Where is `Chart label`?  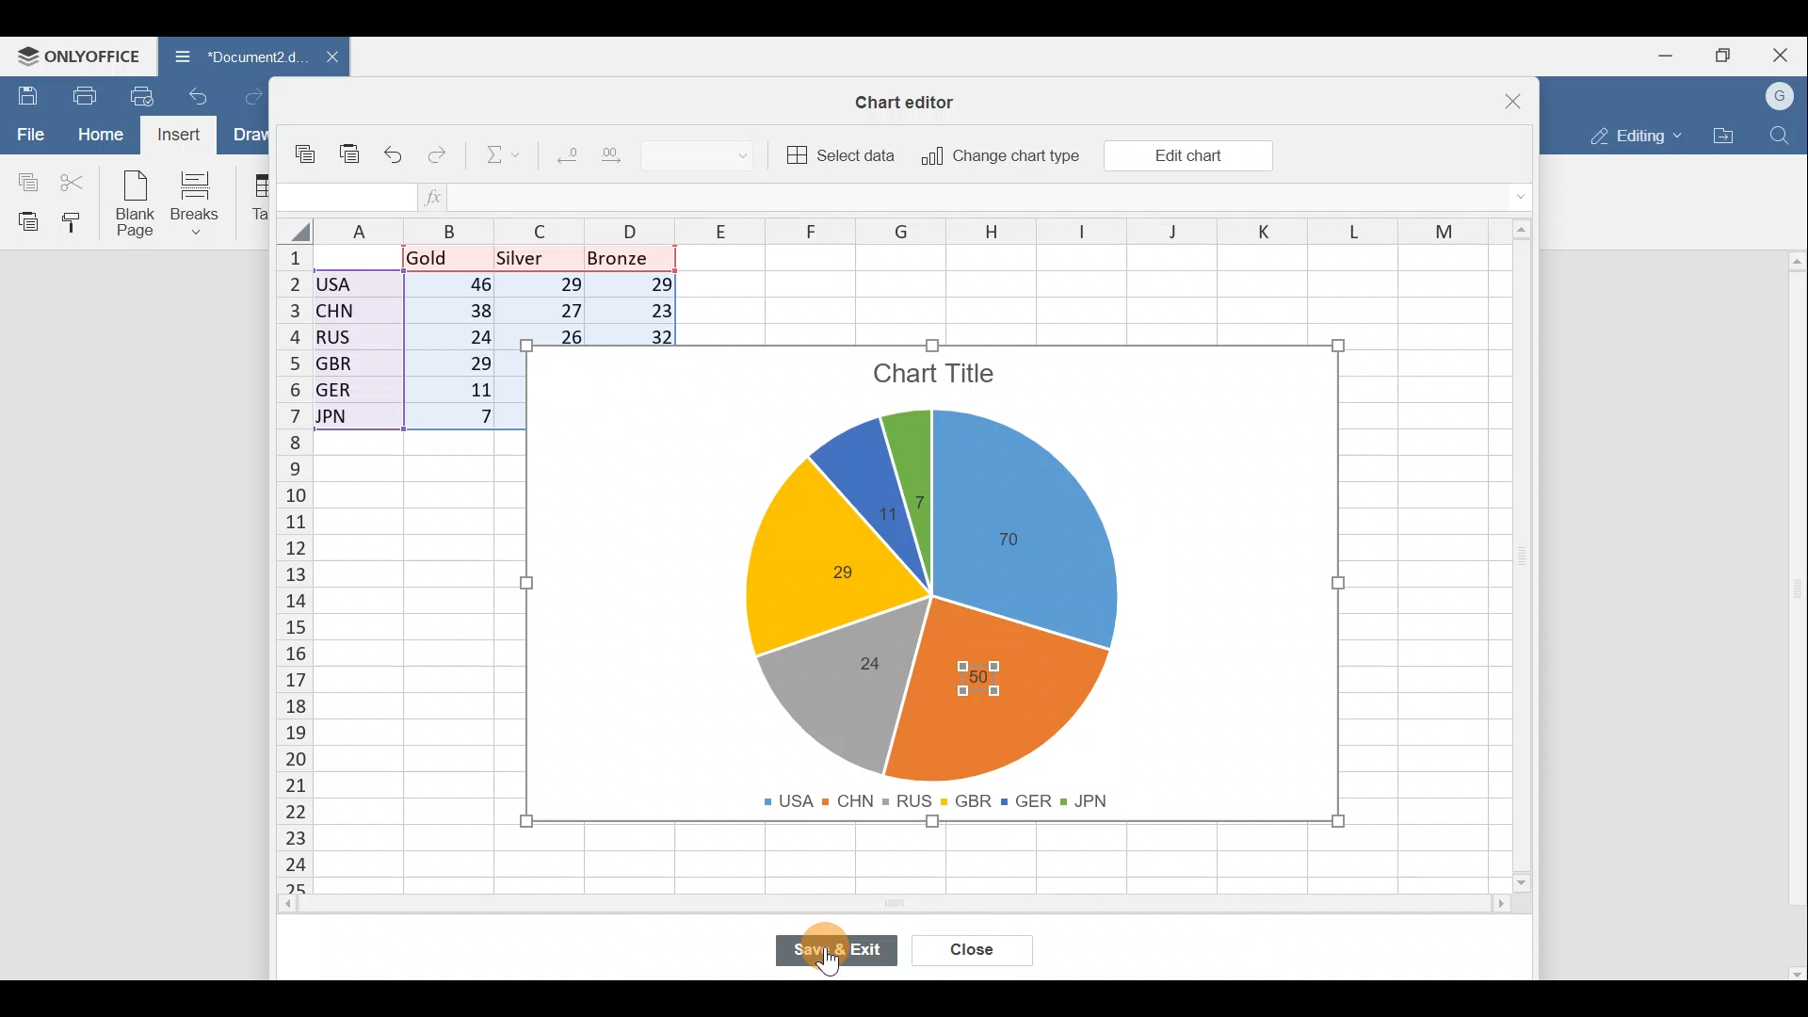 Chart label is located at coordinates (829, 572).